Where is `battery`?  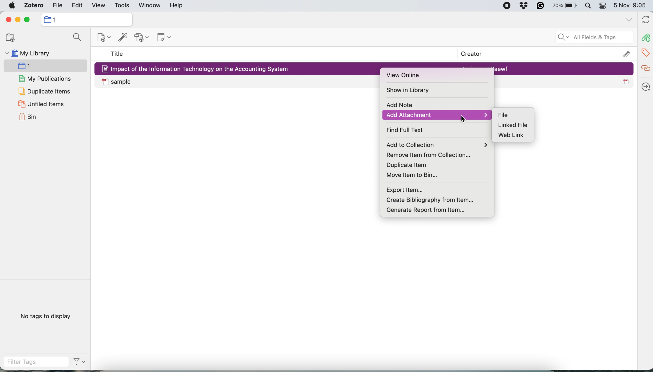 battery is located at coordinates (563, 5).